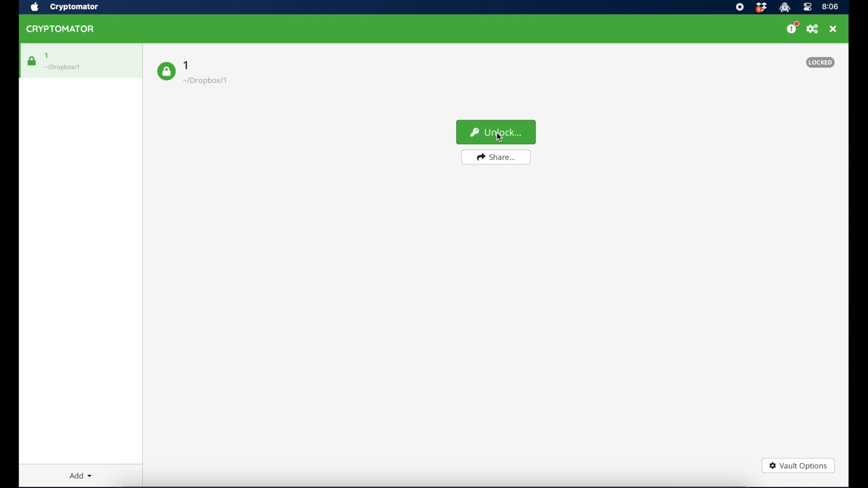 The height and width of the screenshot is (488, 868). What do you see at coordinates (499, 141) in the screenshot?
I see `cursor` at bounding box center [499, 141].